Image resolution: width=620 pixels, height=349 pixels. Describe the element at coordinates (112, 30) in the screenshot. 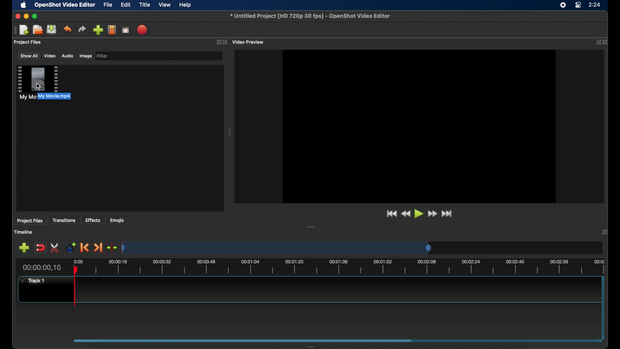

I see `explore profiles` at that location.